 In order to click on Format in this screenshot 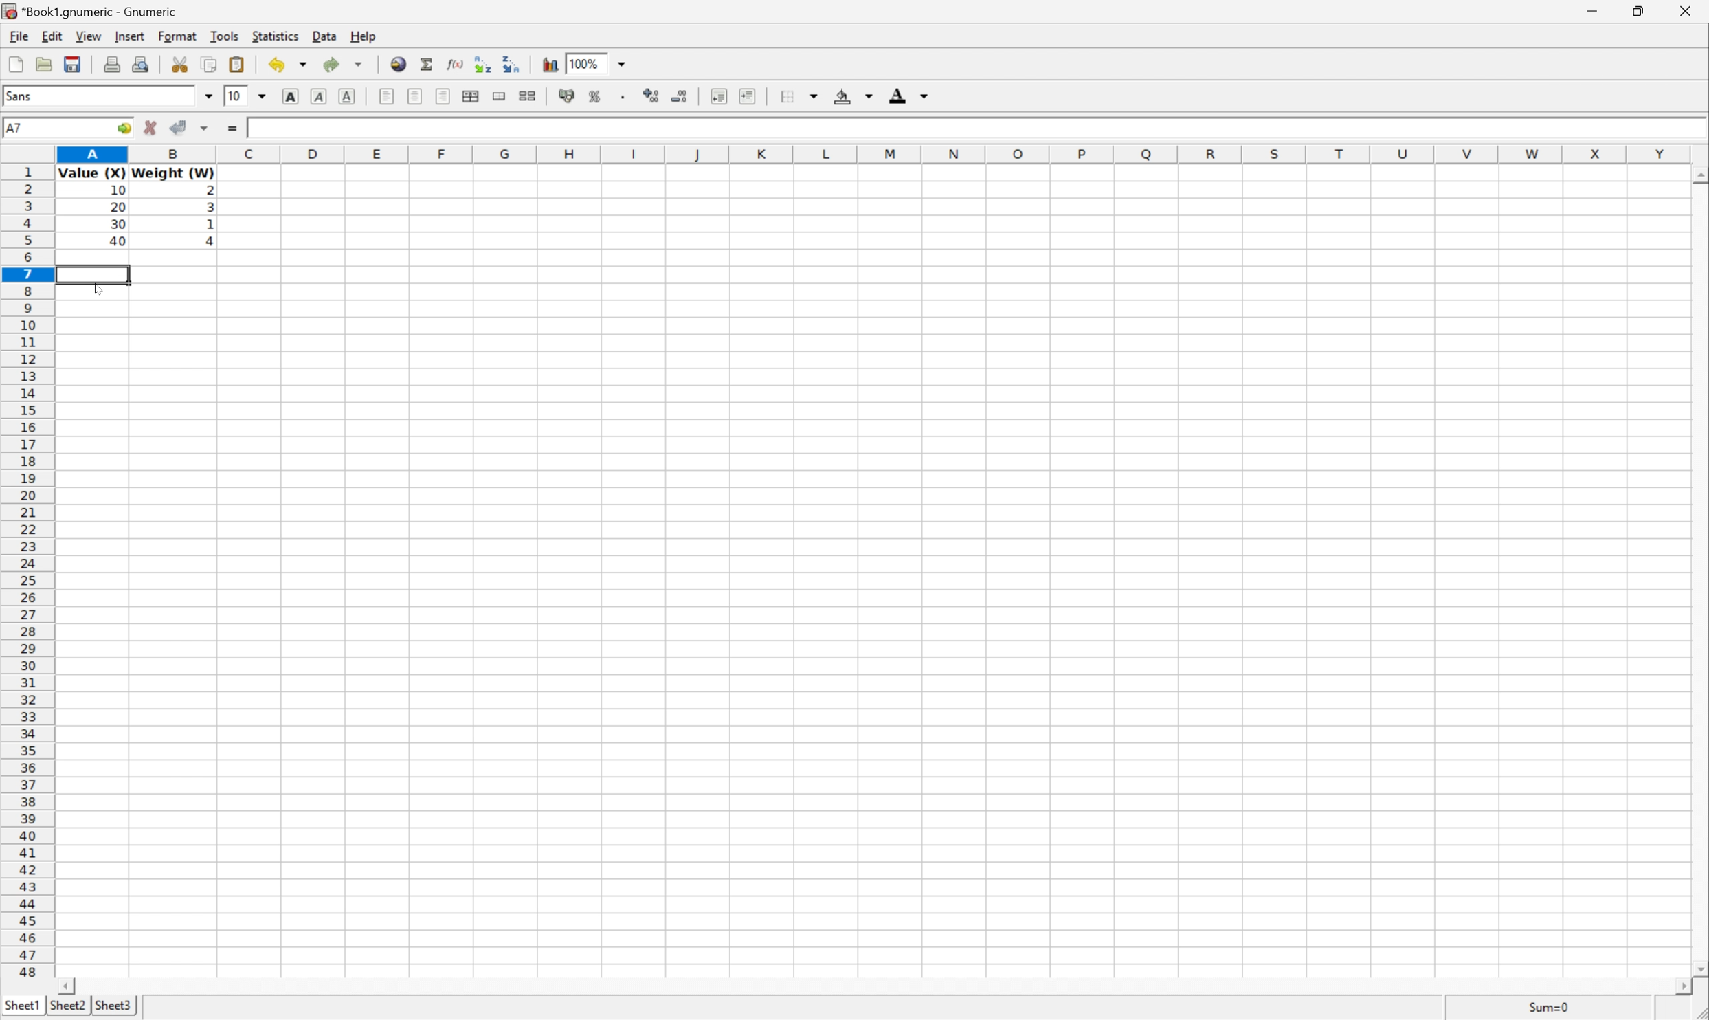, I will do `click(177, 36)`.